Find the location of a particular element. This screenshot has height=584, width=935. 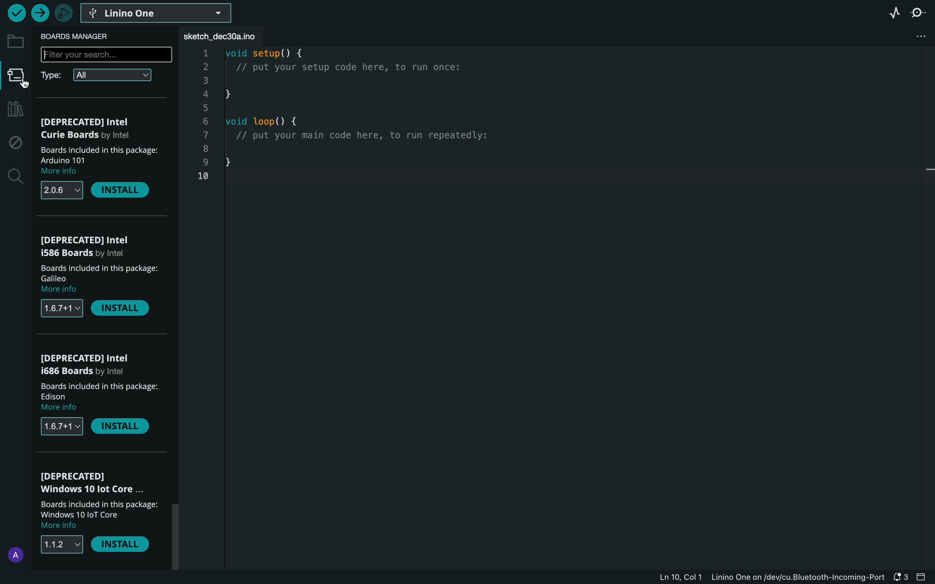

type filter is located at coordinates (101, 75).